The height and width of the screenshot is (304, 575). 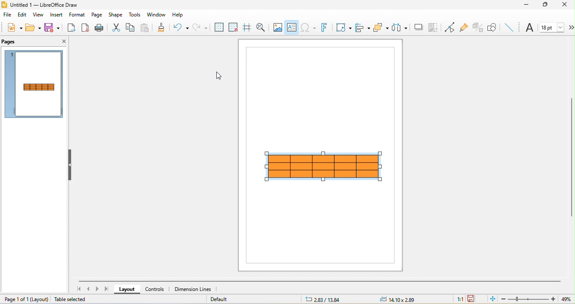 I want to click on default, so click(x=228, y=299).